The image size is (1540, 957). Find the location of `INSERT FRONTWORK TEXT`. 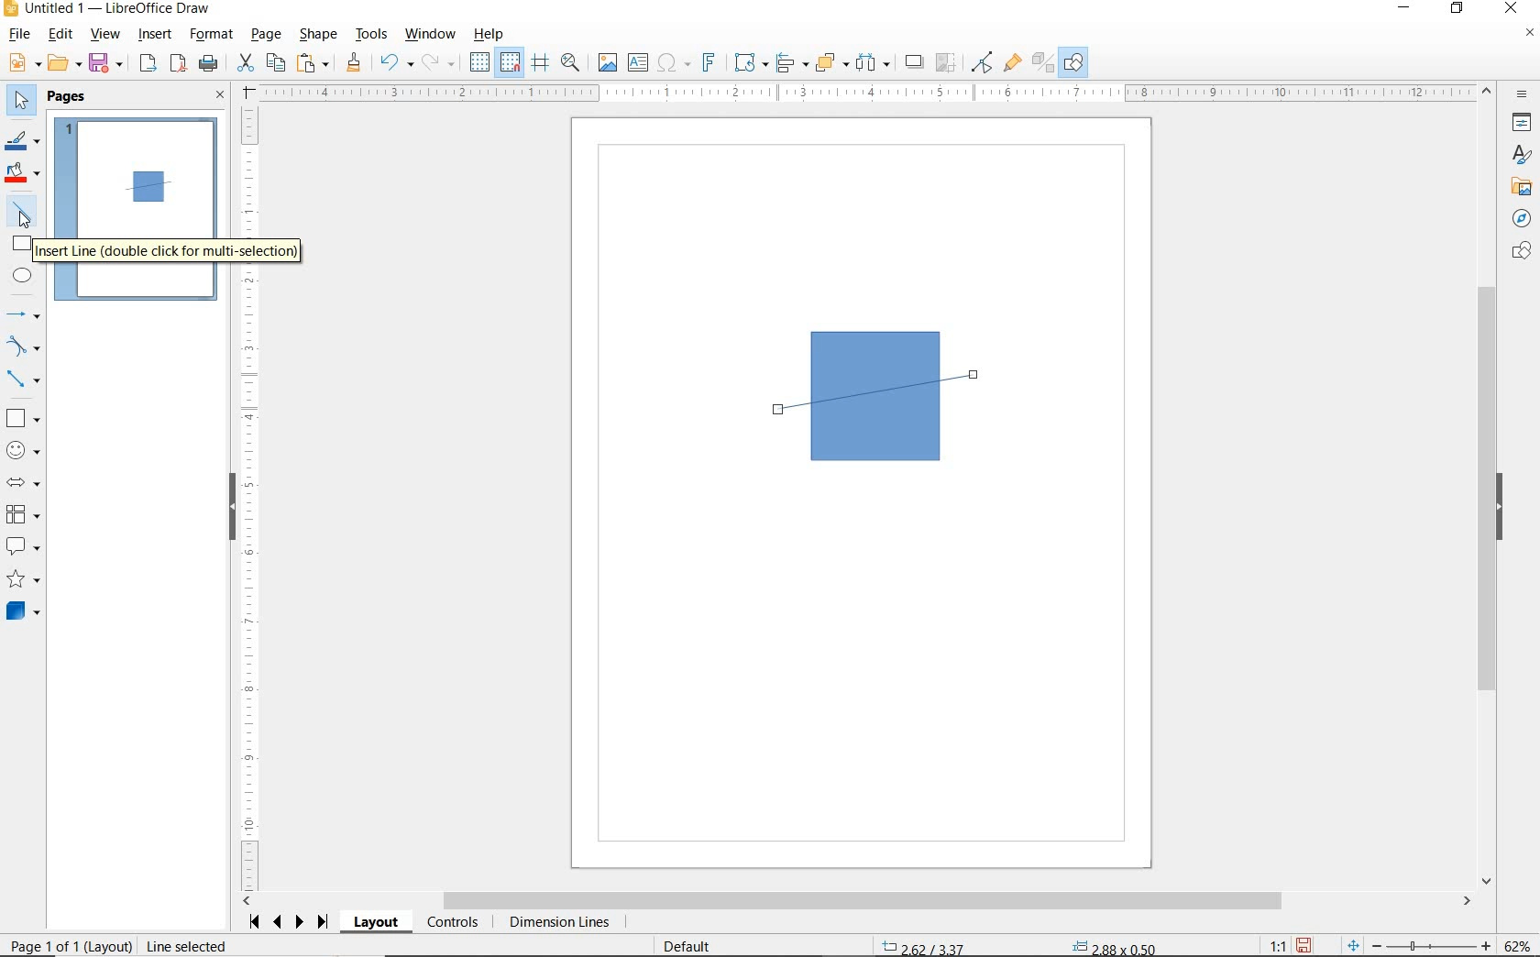

INSERT FRONTWORK TEXT is located at coordinates (708, 62).